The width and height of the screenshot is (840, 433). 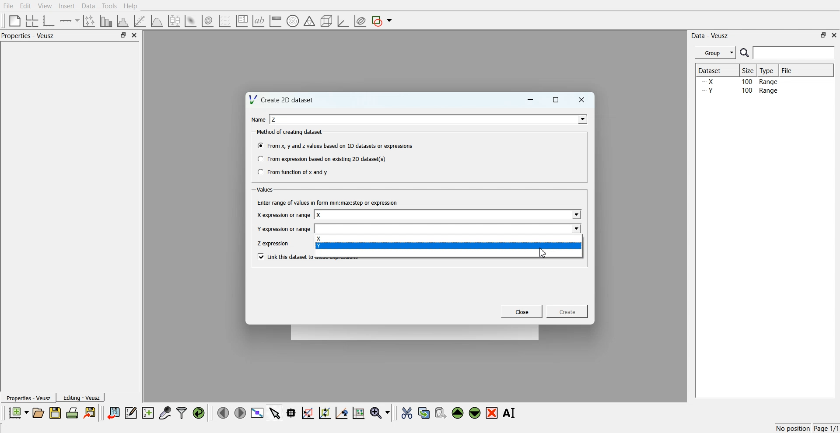 I want to click on Capture remote data, so click(x=165, y=412).